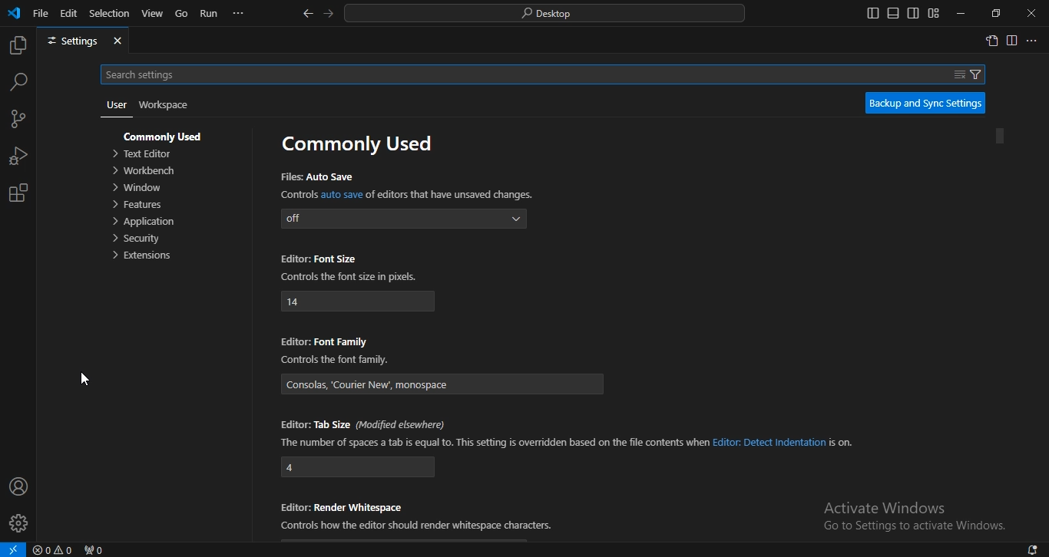 This screenshot has width=1049, height=557. I want to click on explorer, so click(18, 47).